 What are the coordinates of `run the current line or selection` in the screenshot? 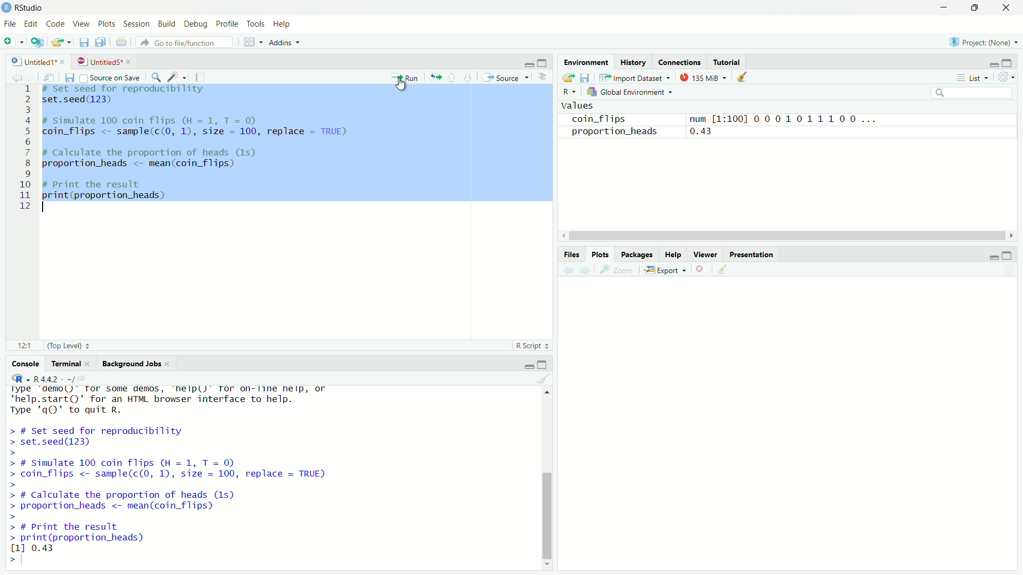 It's located at (406, 77).